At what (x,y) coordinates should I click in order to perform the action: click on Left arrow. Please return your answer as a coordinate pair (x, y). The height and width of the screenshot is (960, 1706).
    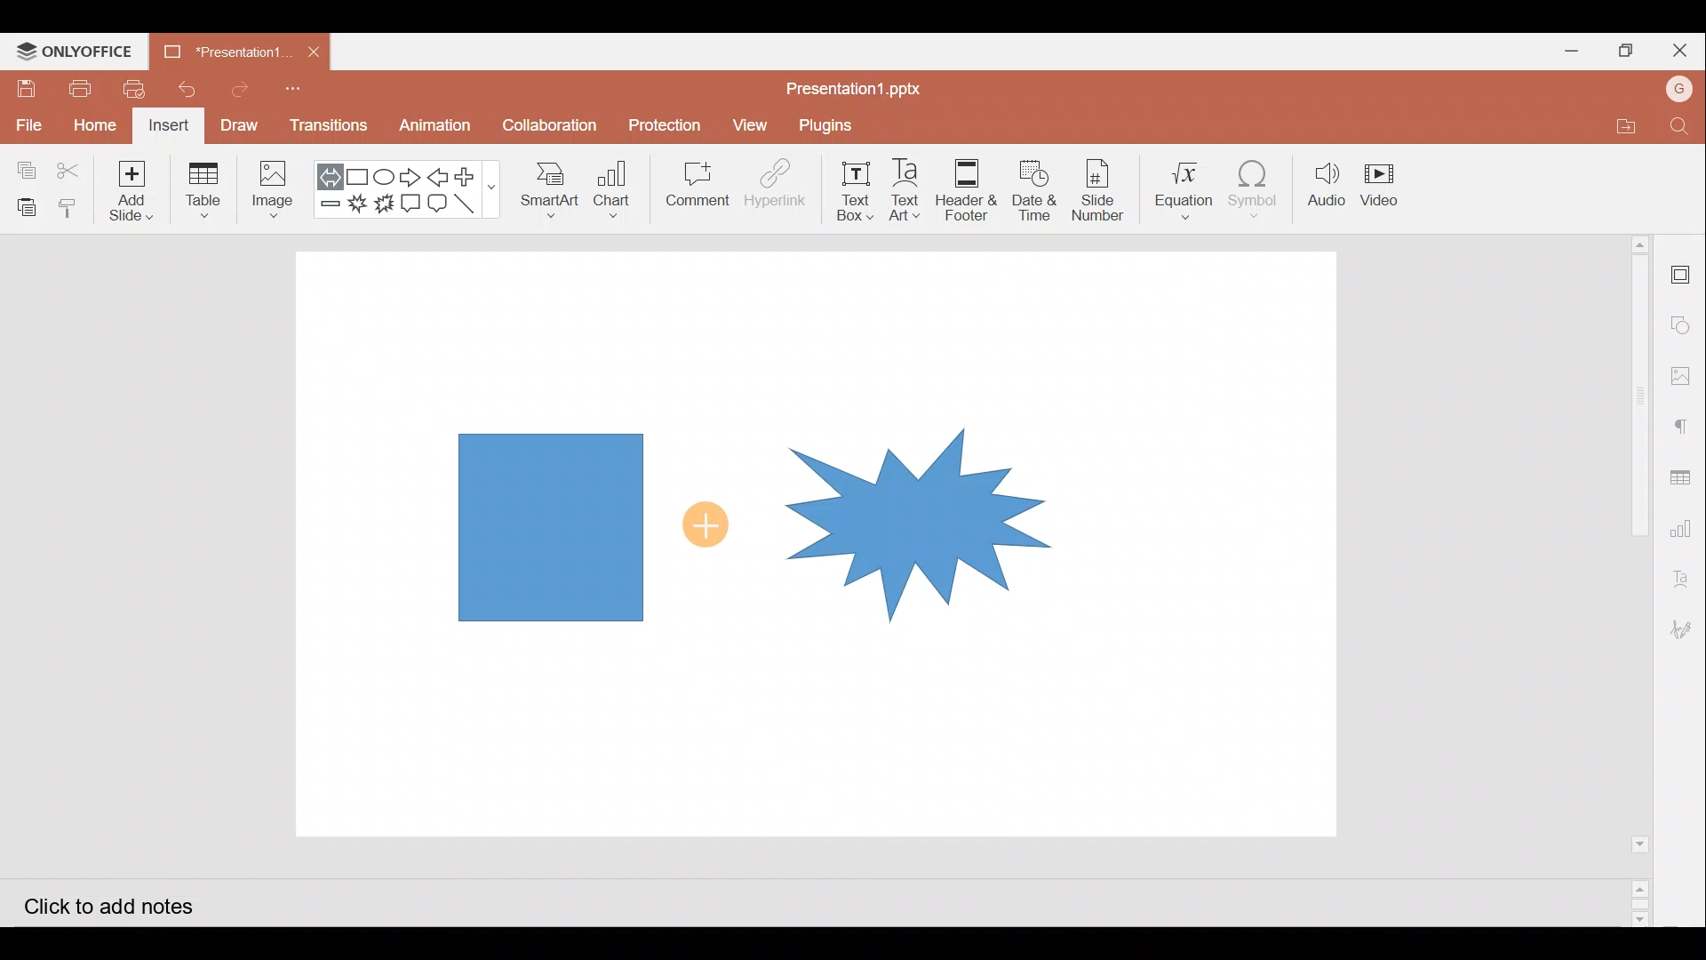
    Looking at the image, I should click on (442, 177).